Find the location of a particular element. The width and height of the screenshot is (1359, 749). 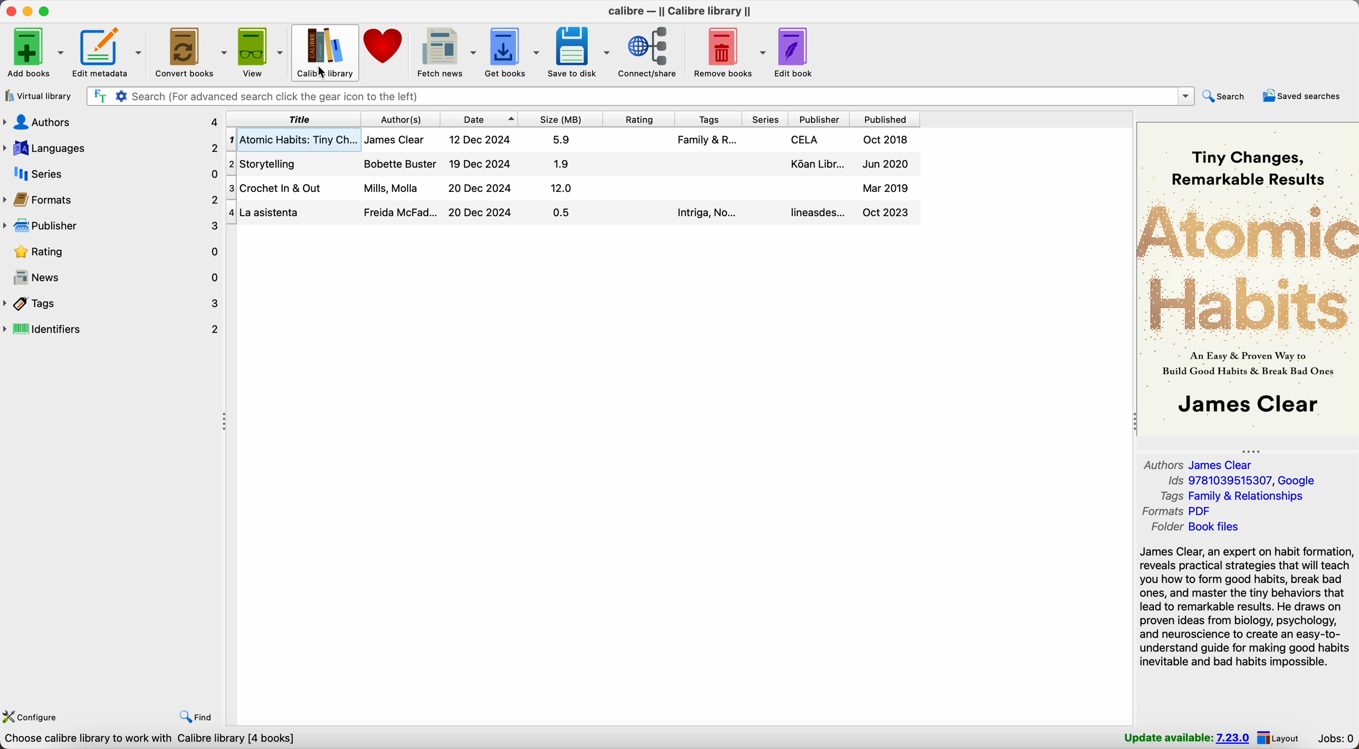

Crochet In & Out book is located at coordinates (575, 189).